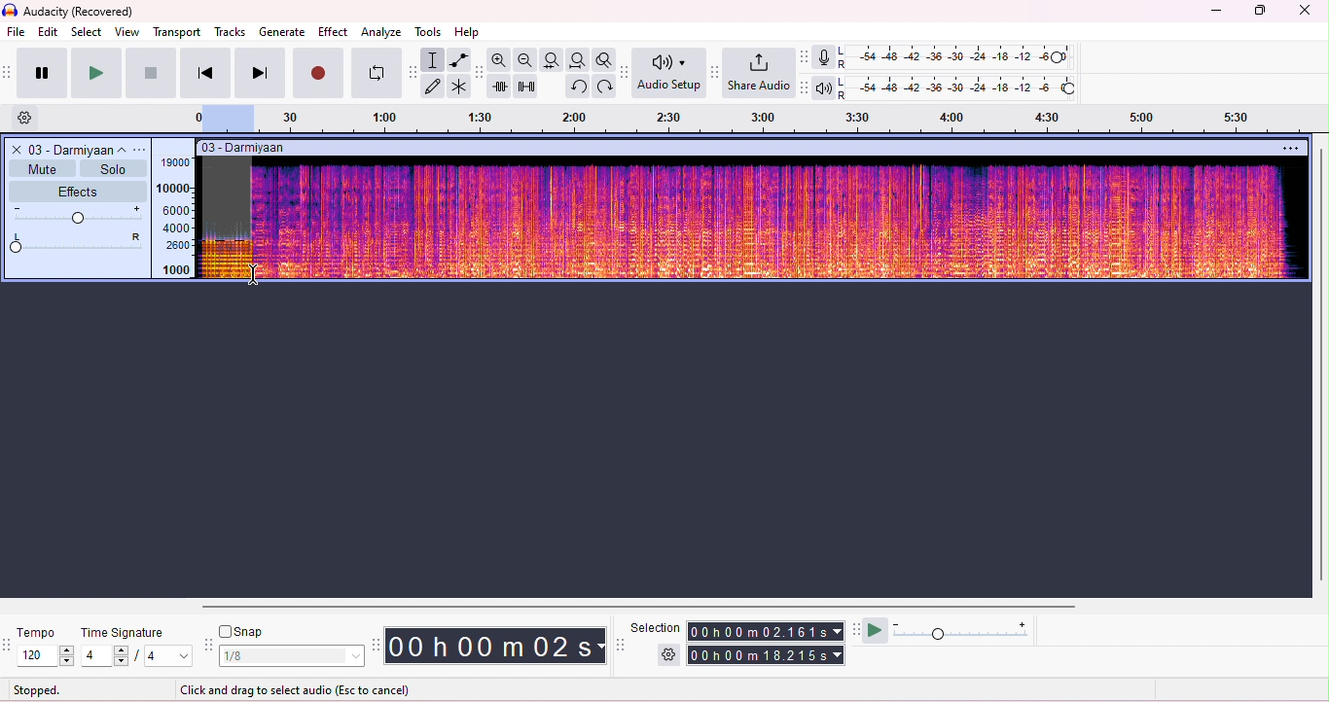 The height and width of the screenshot is (702, 1329). What do you see at coordinates (716, 72) in the screenshot?
I see `share audio tool bar` at bounding box center [716, 72].